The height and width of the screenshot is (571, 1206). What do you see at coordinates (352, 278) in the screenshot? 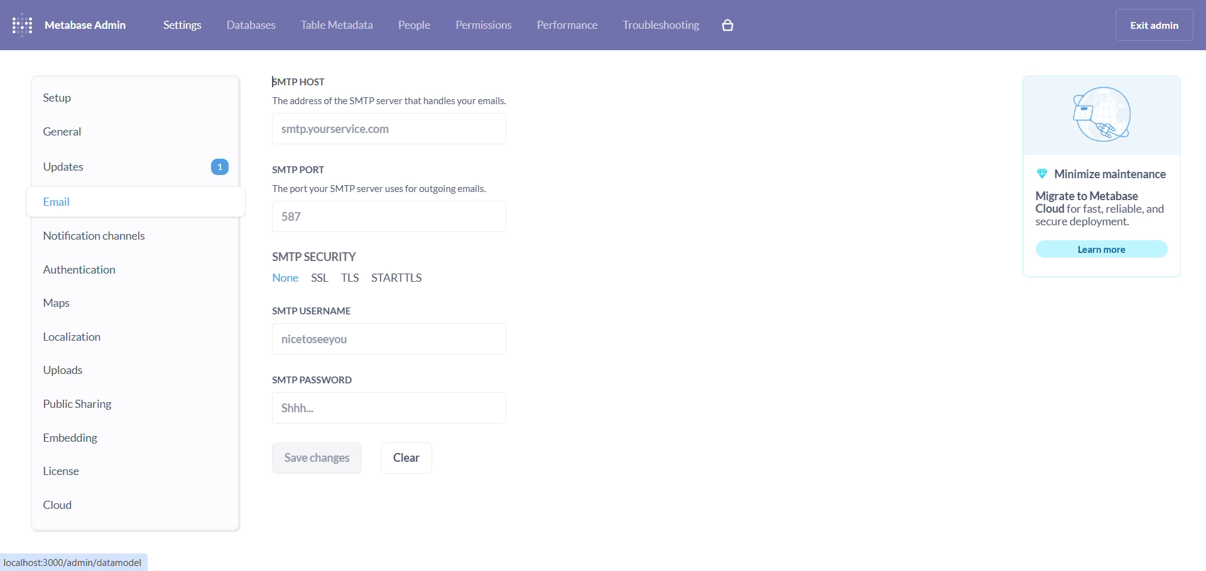
I see `TLS` at bounding box center [352, 278].